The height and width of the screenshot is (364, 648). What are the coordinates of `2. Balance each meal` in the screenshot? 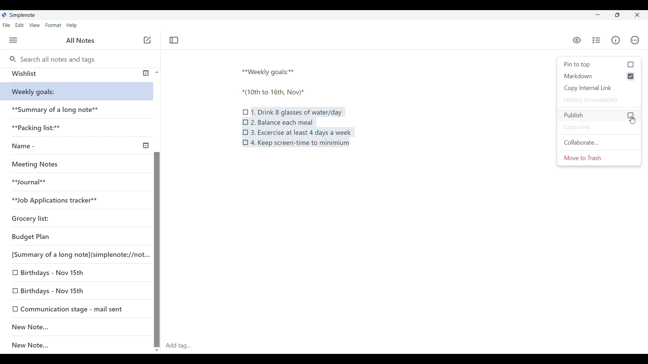 It's located at (281, 122).